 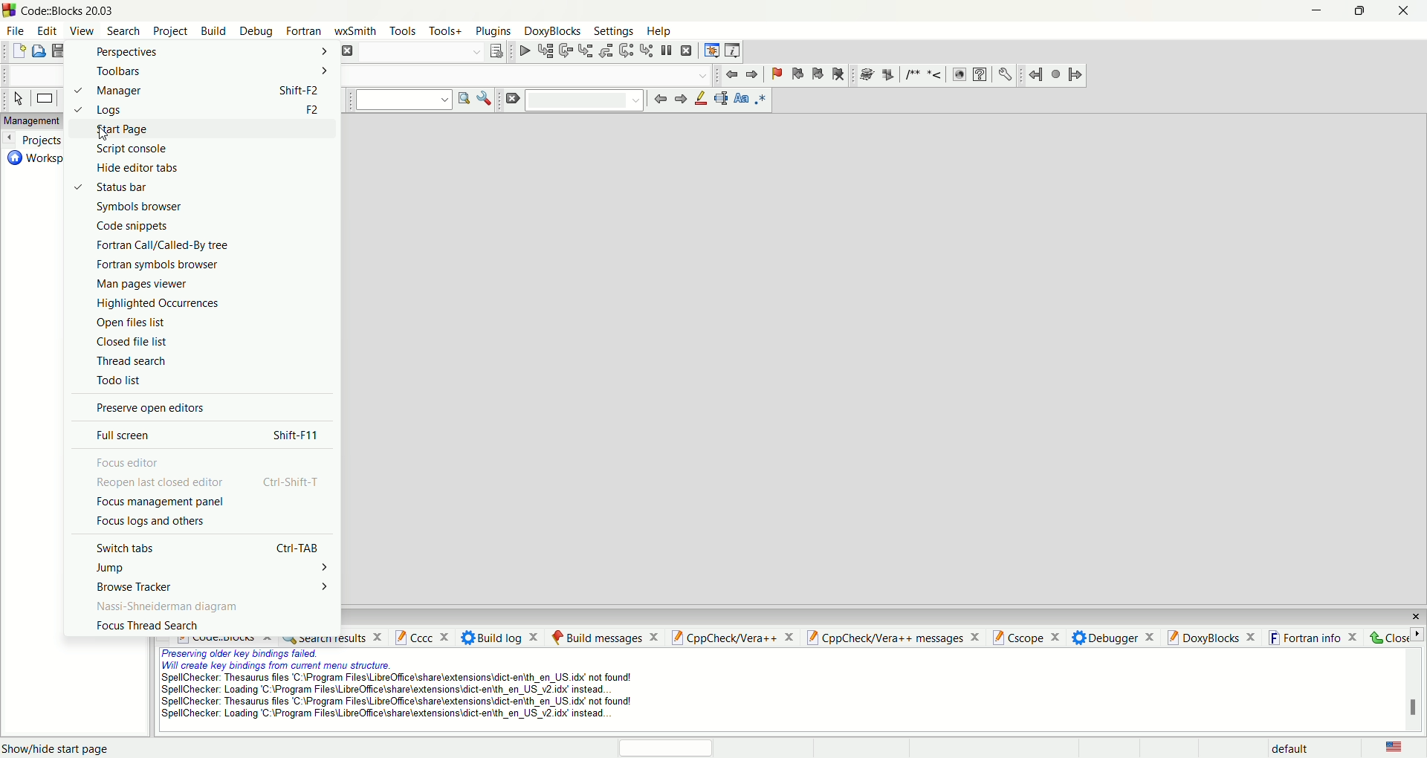 What do you see at coordinates (680, 100) in the screenshot?
I see `next` at bounding box center [680, 100].